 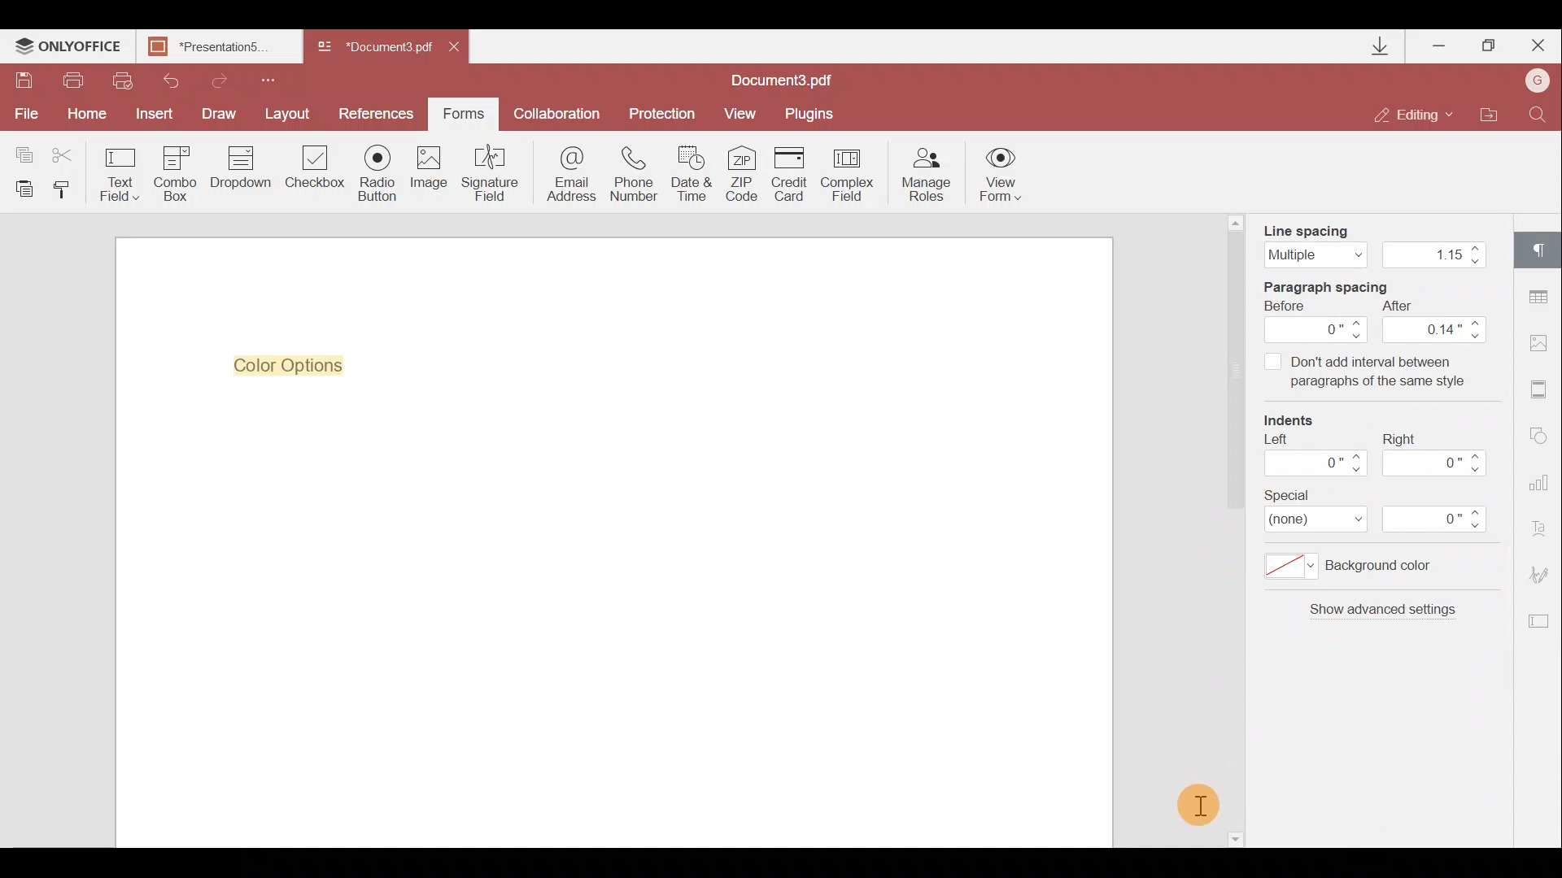 I want to click on Print file, so click(x=78, y=80).